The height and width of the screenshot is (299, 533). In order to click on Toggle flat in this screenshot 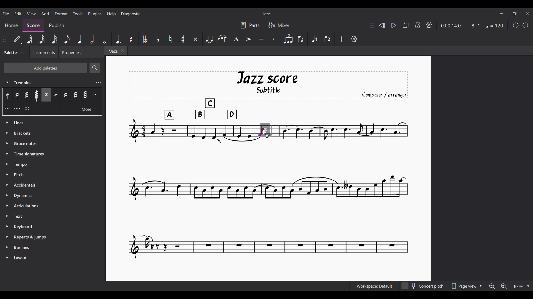, I will do `click(158, 39)`.